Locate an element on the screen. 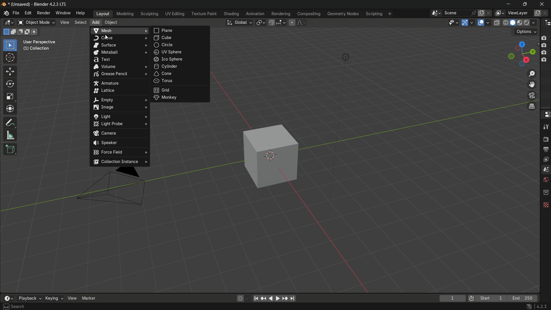  view layer is located at coordinates (499, 13).